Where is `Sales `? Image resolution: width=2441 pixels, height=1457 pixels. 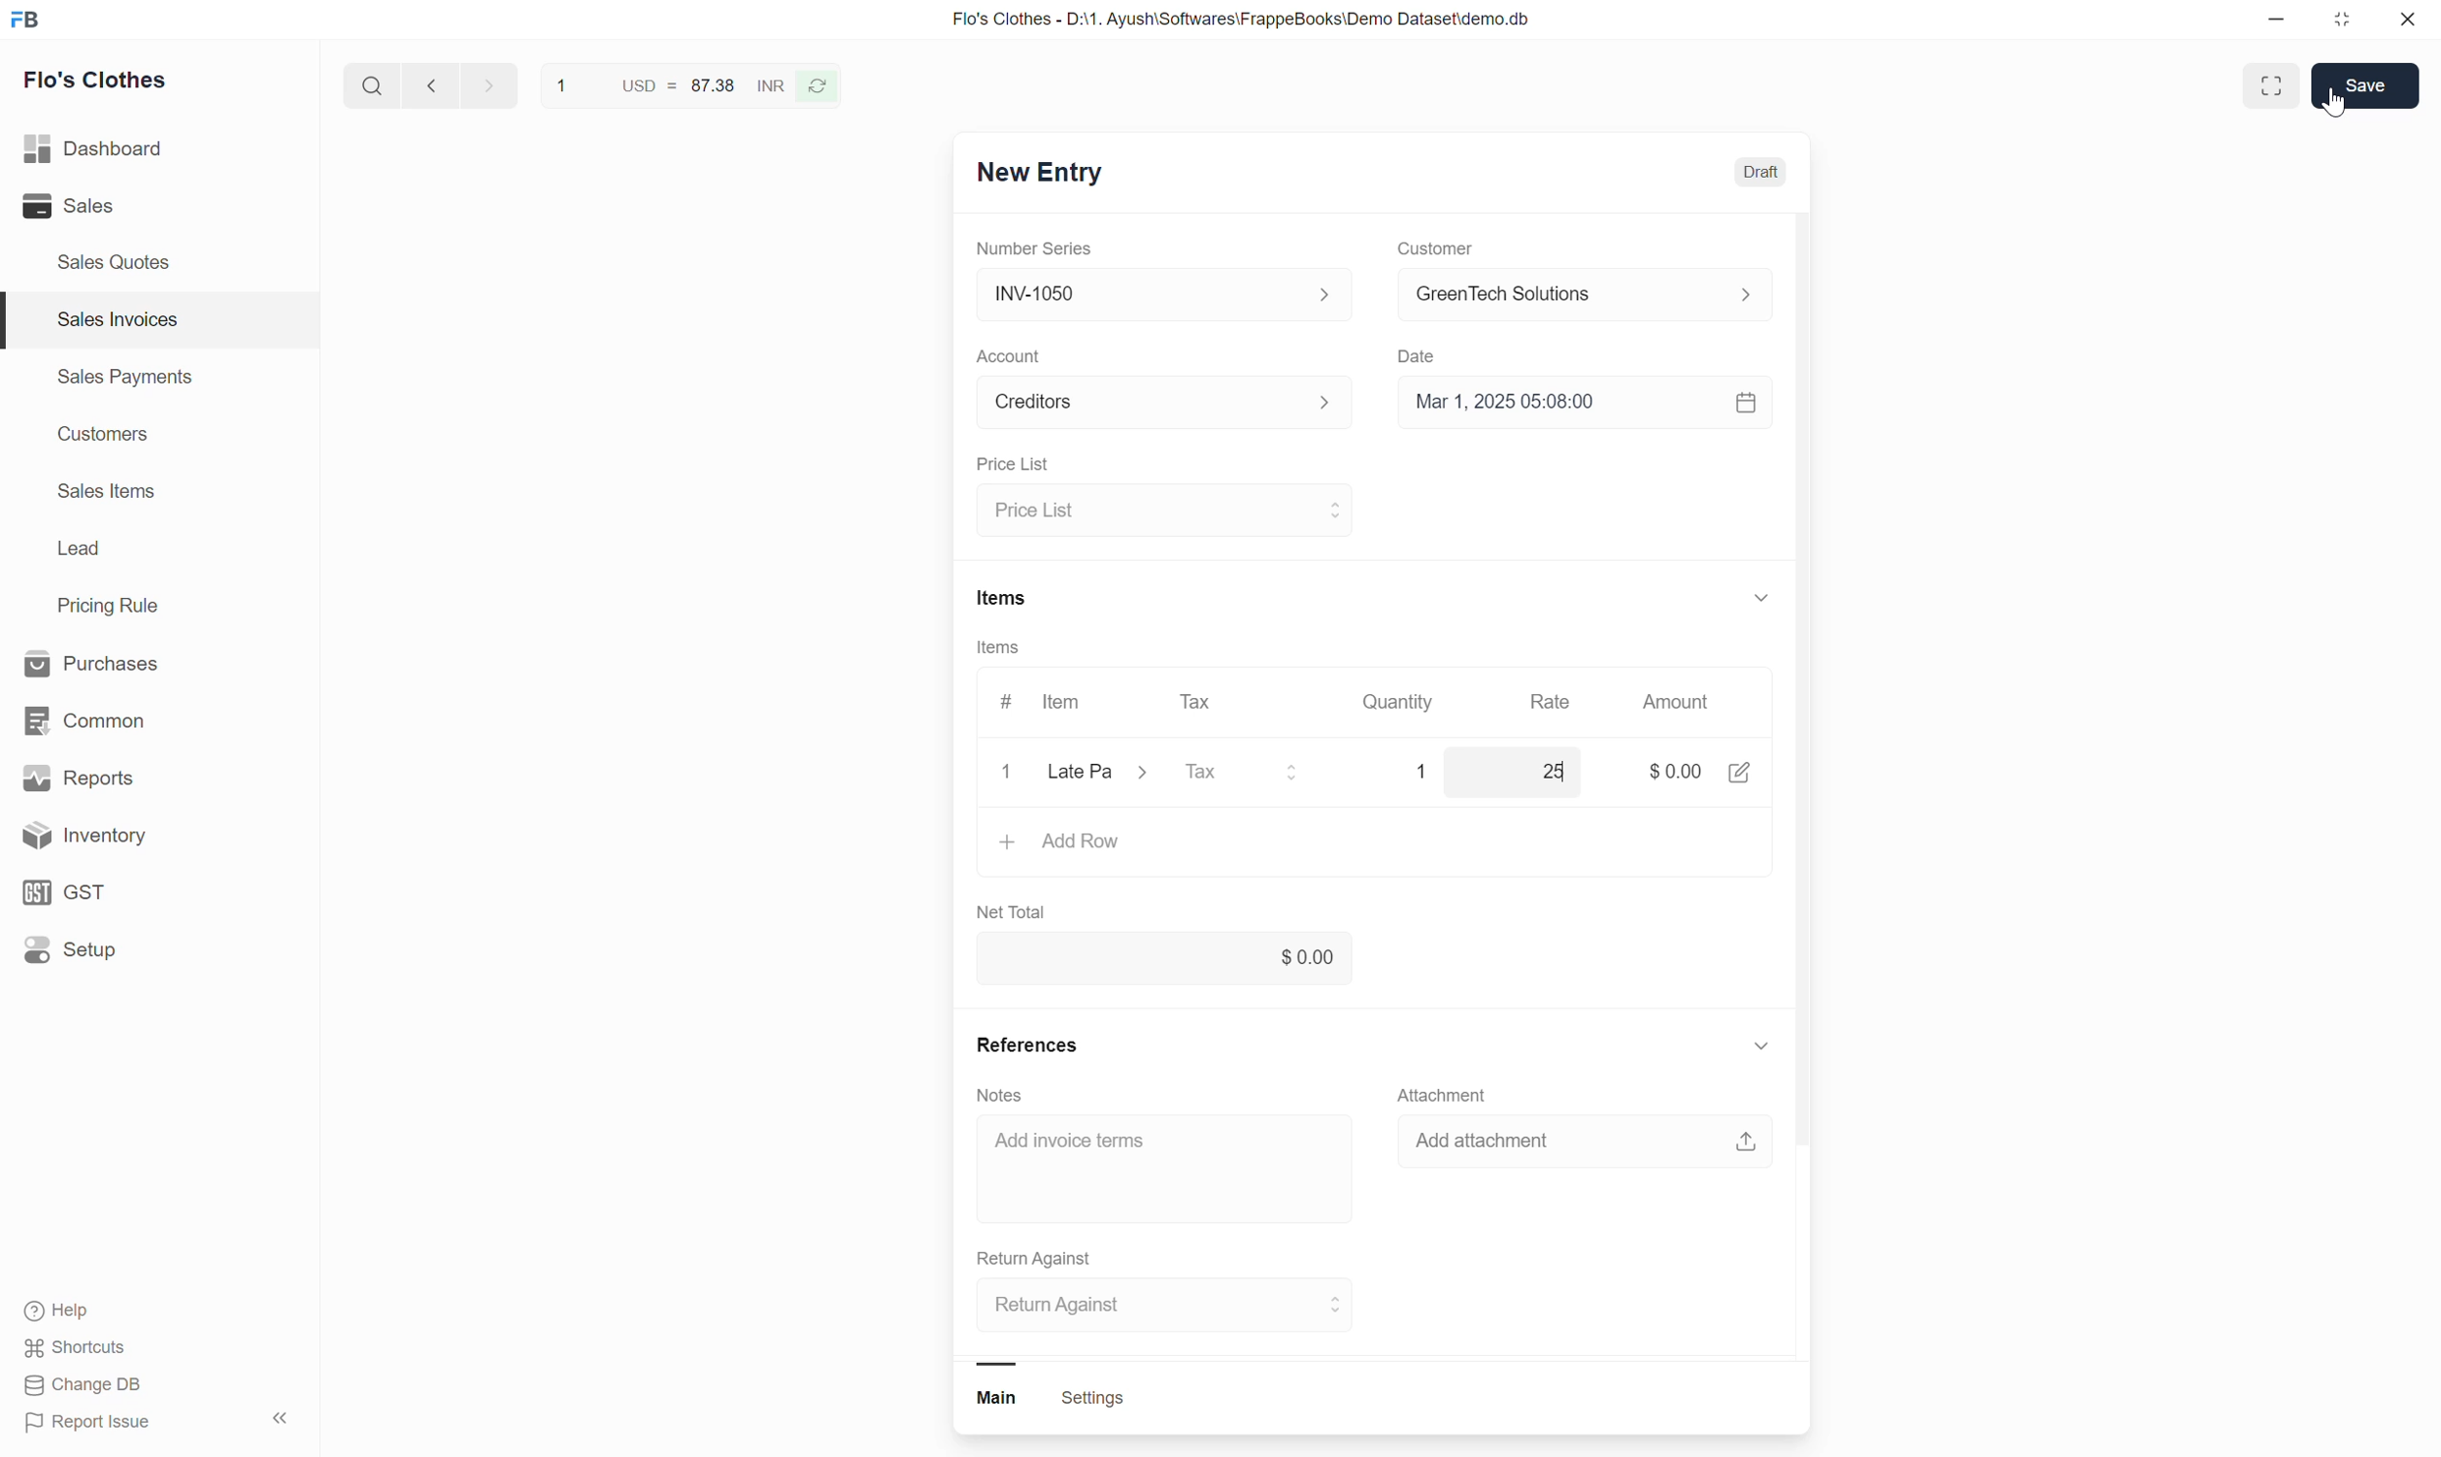 Sales  is located at coordinates (111, 207).